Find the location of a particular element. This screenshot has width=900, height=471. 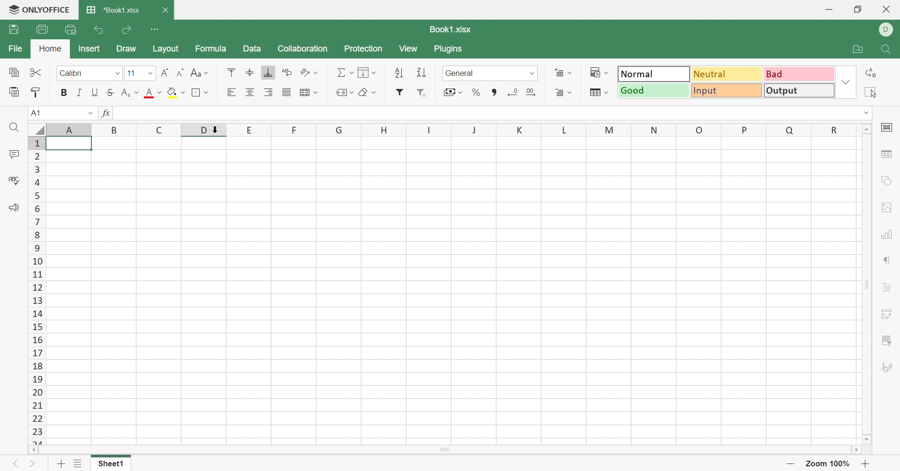

Copy Style is located at coordinates (37, 93).